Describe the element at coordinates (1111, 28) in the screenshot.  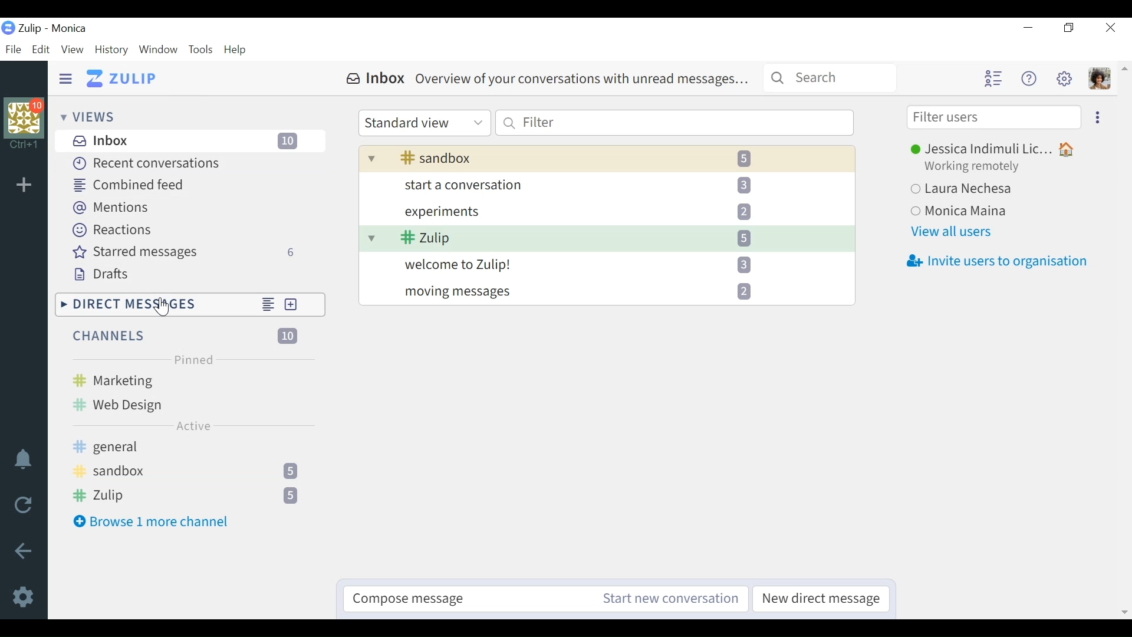
I see `close` at that location.